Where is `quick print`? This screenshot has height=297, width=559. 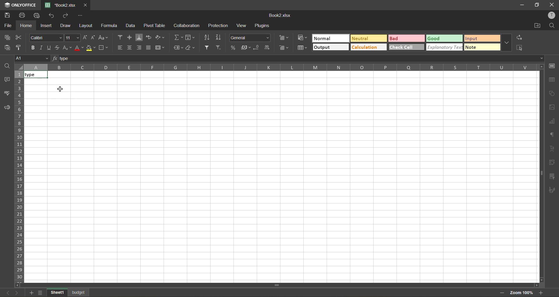
quick print is located at coordinates (38, 16).